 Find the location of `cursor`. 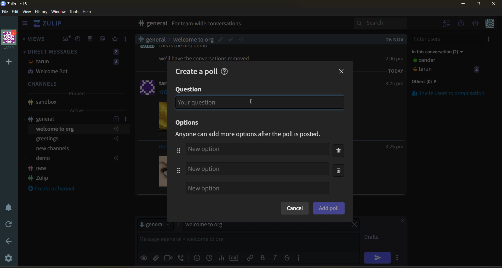

cursor is located at coordinates (252, 102).